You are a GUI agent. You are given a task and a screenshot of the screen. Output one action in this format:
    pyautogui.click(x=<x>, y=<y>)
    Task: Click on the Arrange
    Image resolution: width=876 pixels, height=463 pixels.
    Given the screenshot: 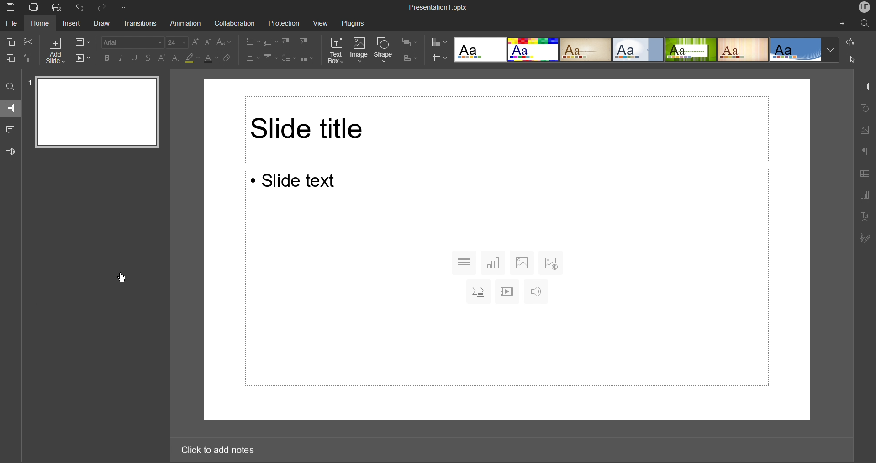 What is the action you would take?
    pyautogui.click(x=409, y=42)
    